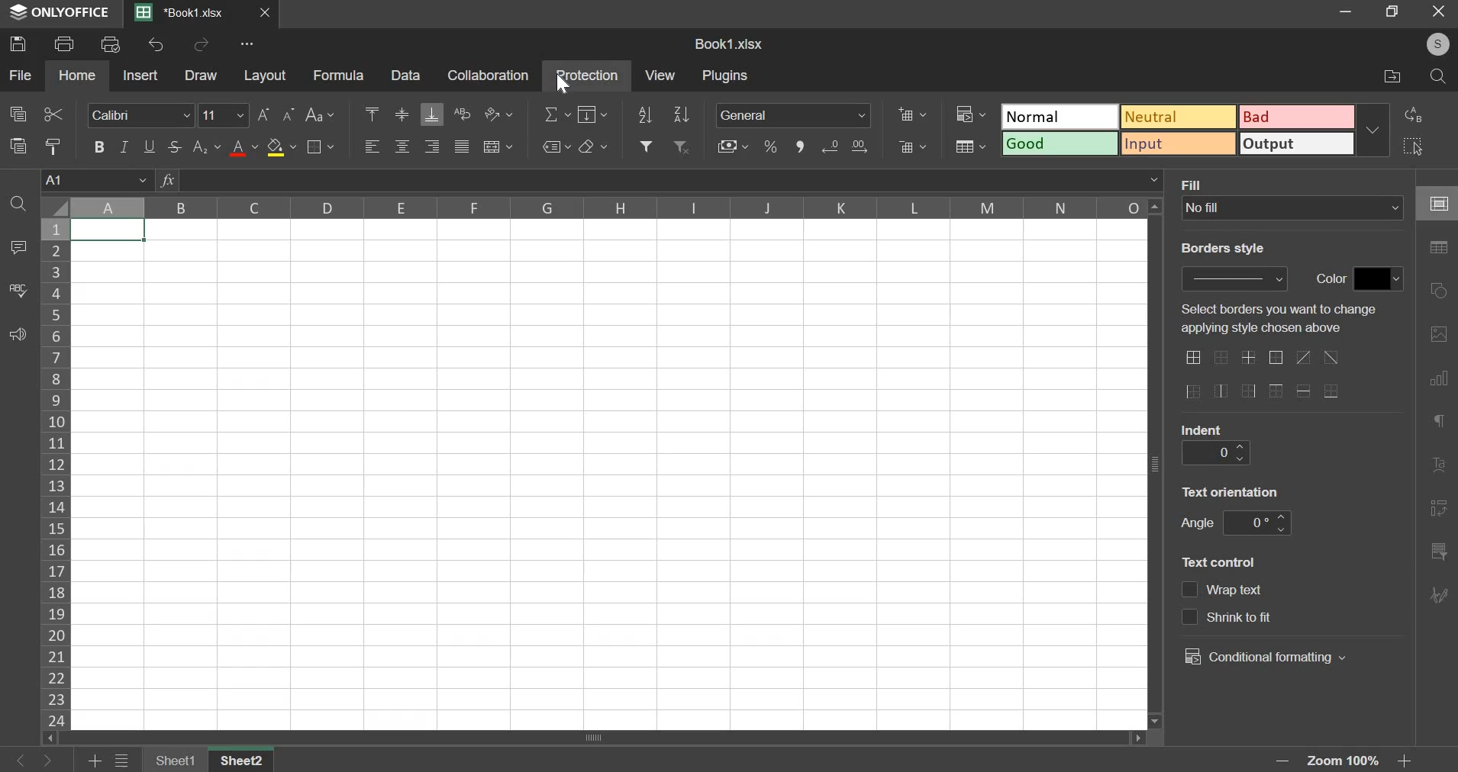 The width and height of the screenshot is (1458, 772). What do you see at coordinates (587, 77) in the screenshot?
I see `protection` at bounding box center [587, 77].